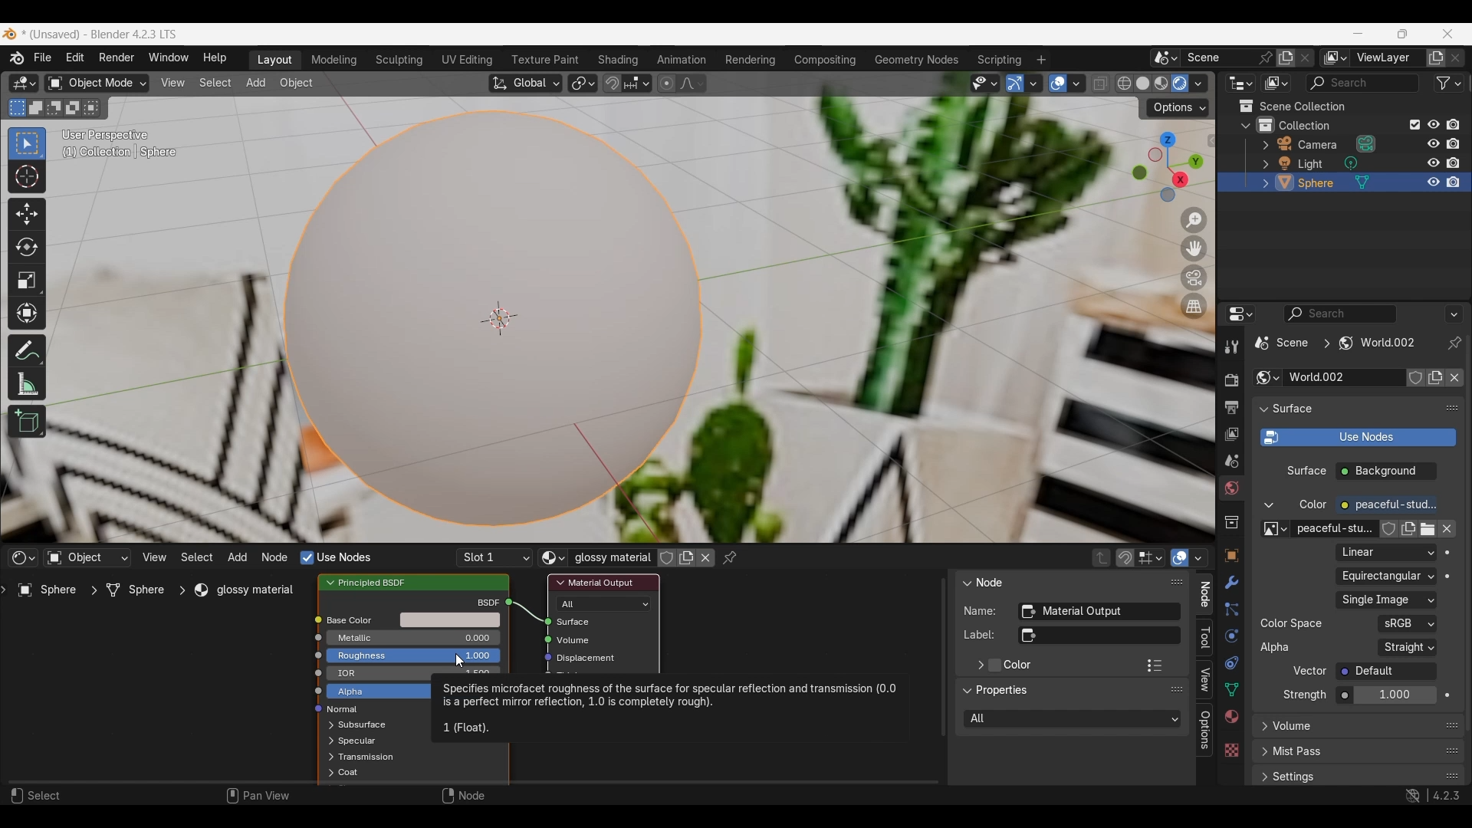 This screenshot has height=828, width=1472. What do you see at coordinates (1358, 33) in the screenshot?
I see `Minimize` at bounding box center [1358, 33].